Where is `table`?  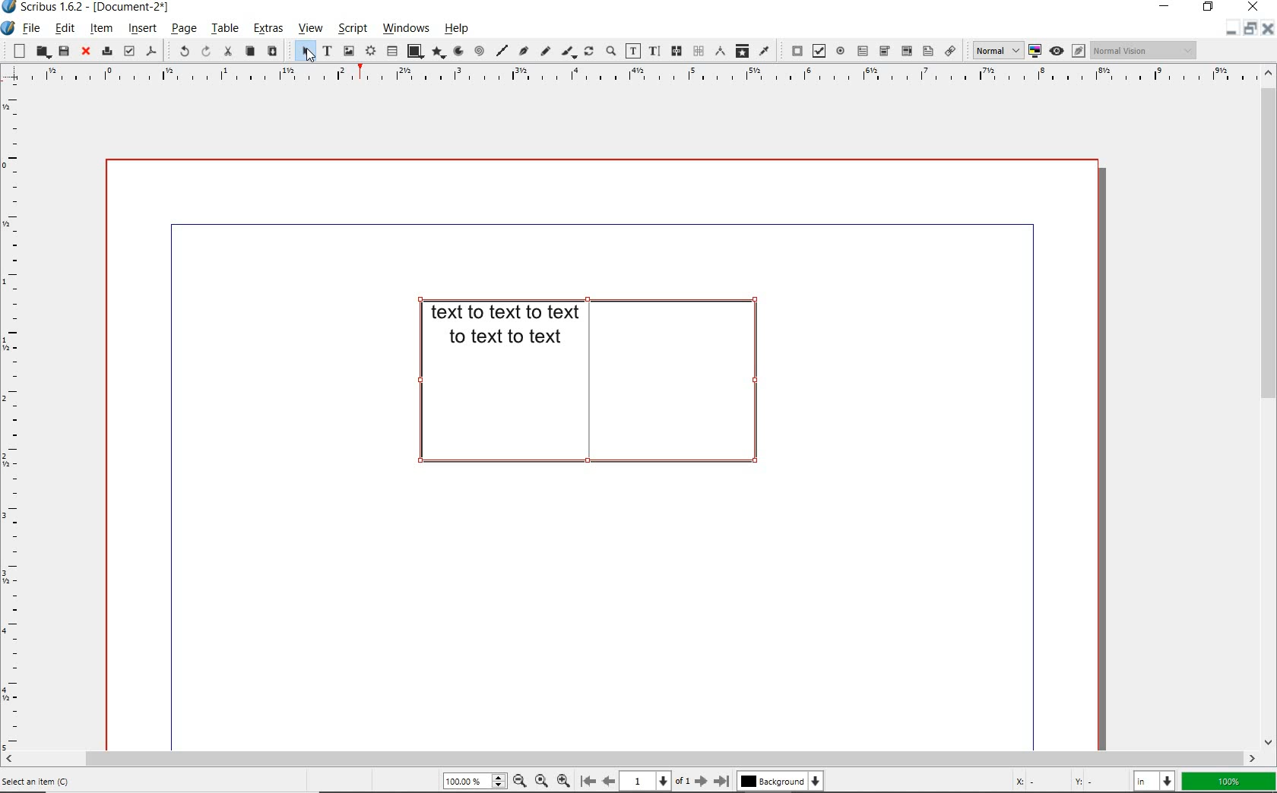
table is located at coordinates (223, 29).